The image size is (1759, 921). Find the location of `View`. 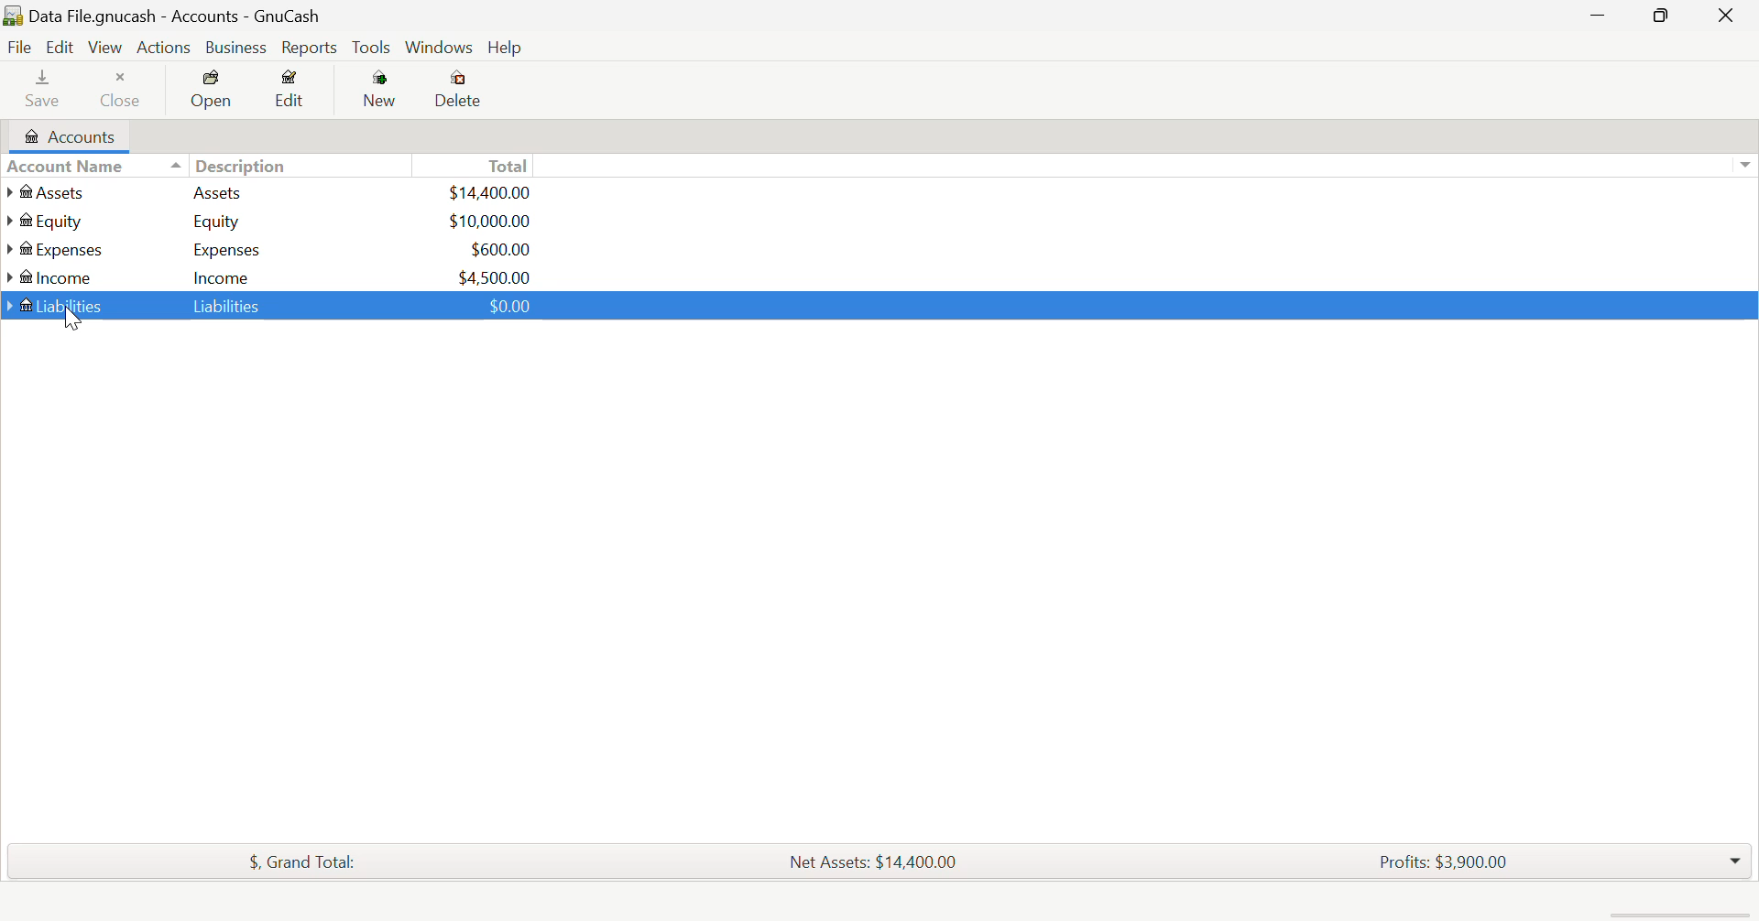

View is located at coordinates (104, 48).